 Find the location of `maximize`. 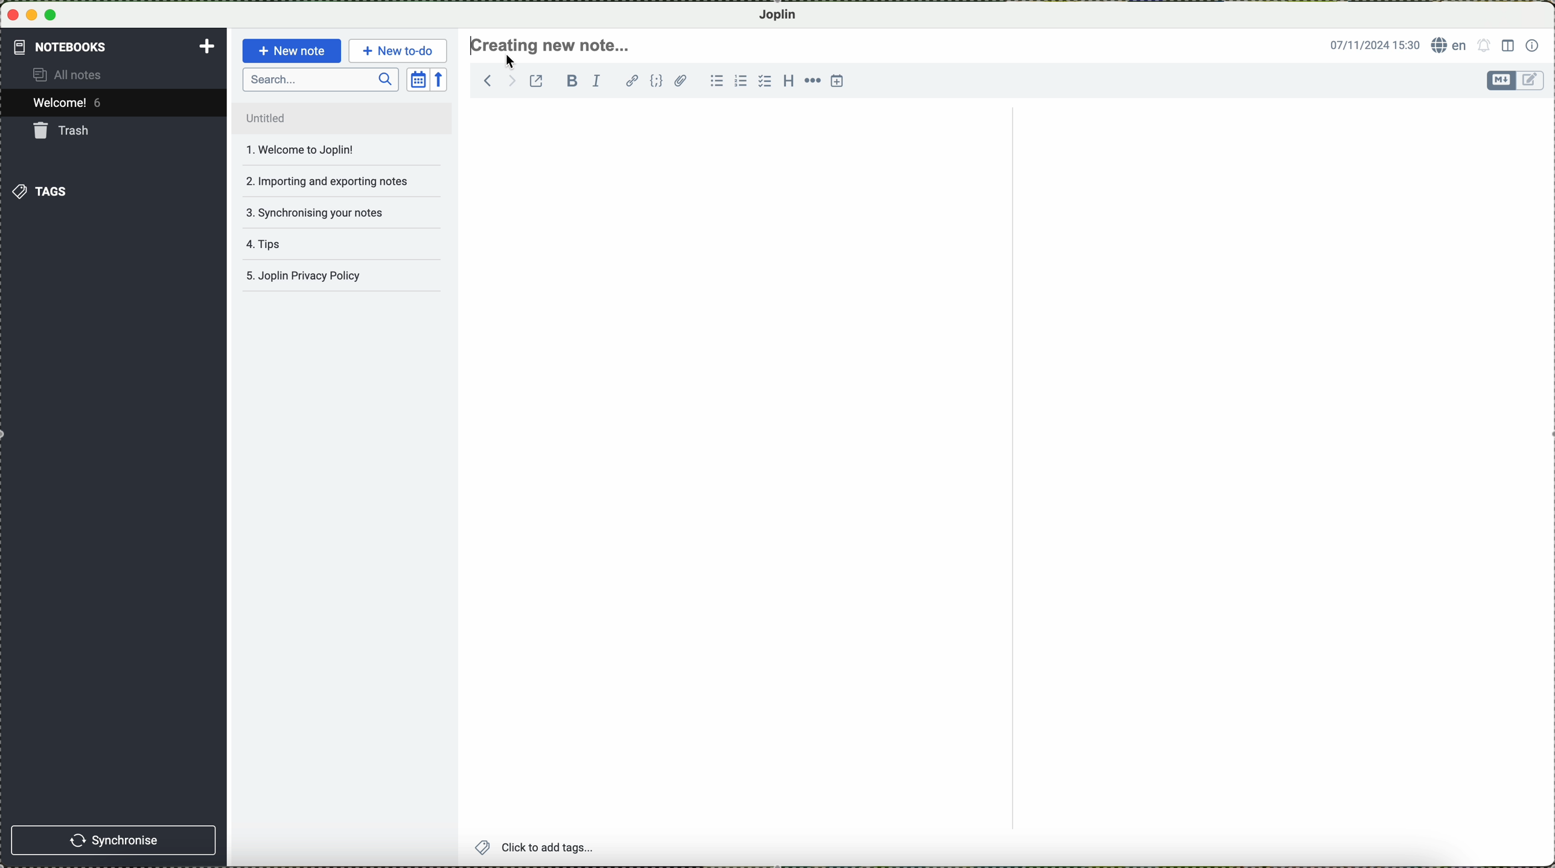

maximize is located at coordinates (54, 15).